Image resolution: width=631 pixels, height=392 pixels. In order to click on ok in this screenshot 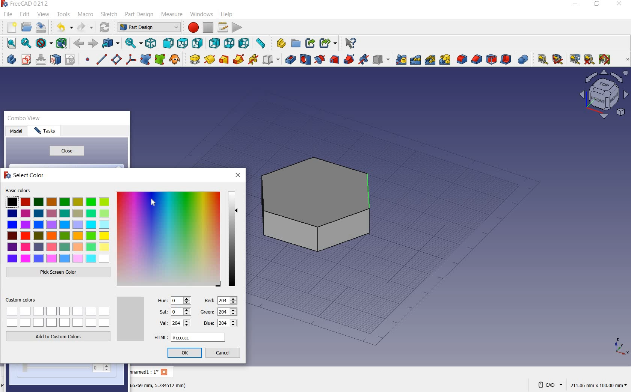, I will do `click(184, 353)`.